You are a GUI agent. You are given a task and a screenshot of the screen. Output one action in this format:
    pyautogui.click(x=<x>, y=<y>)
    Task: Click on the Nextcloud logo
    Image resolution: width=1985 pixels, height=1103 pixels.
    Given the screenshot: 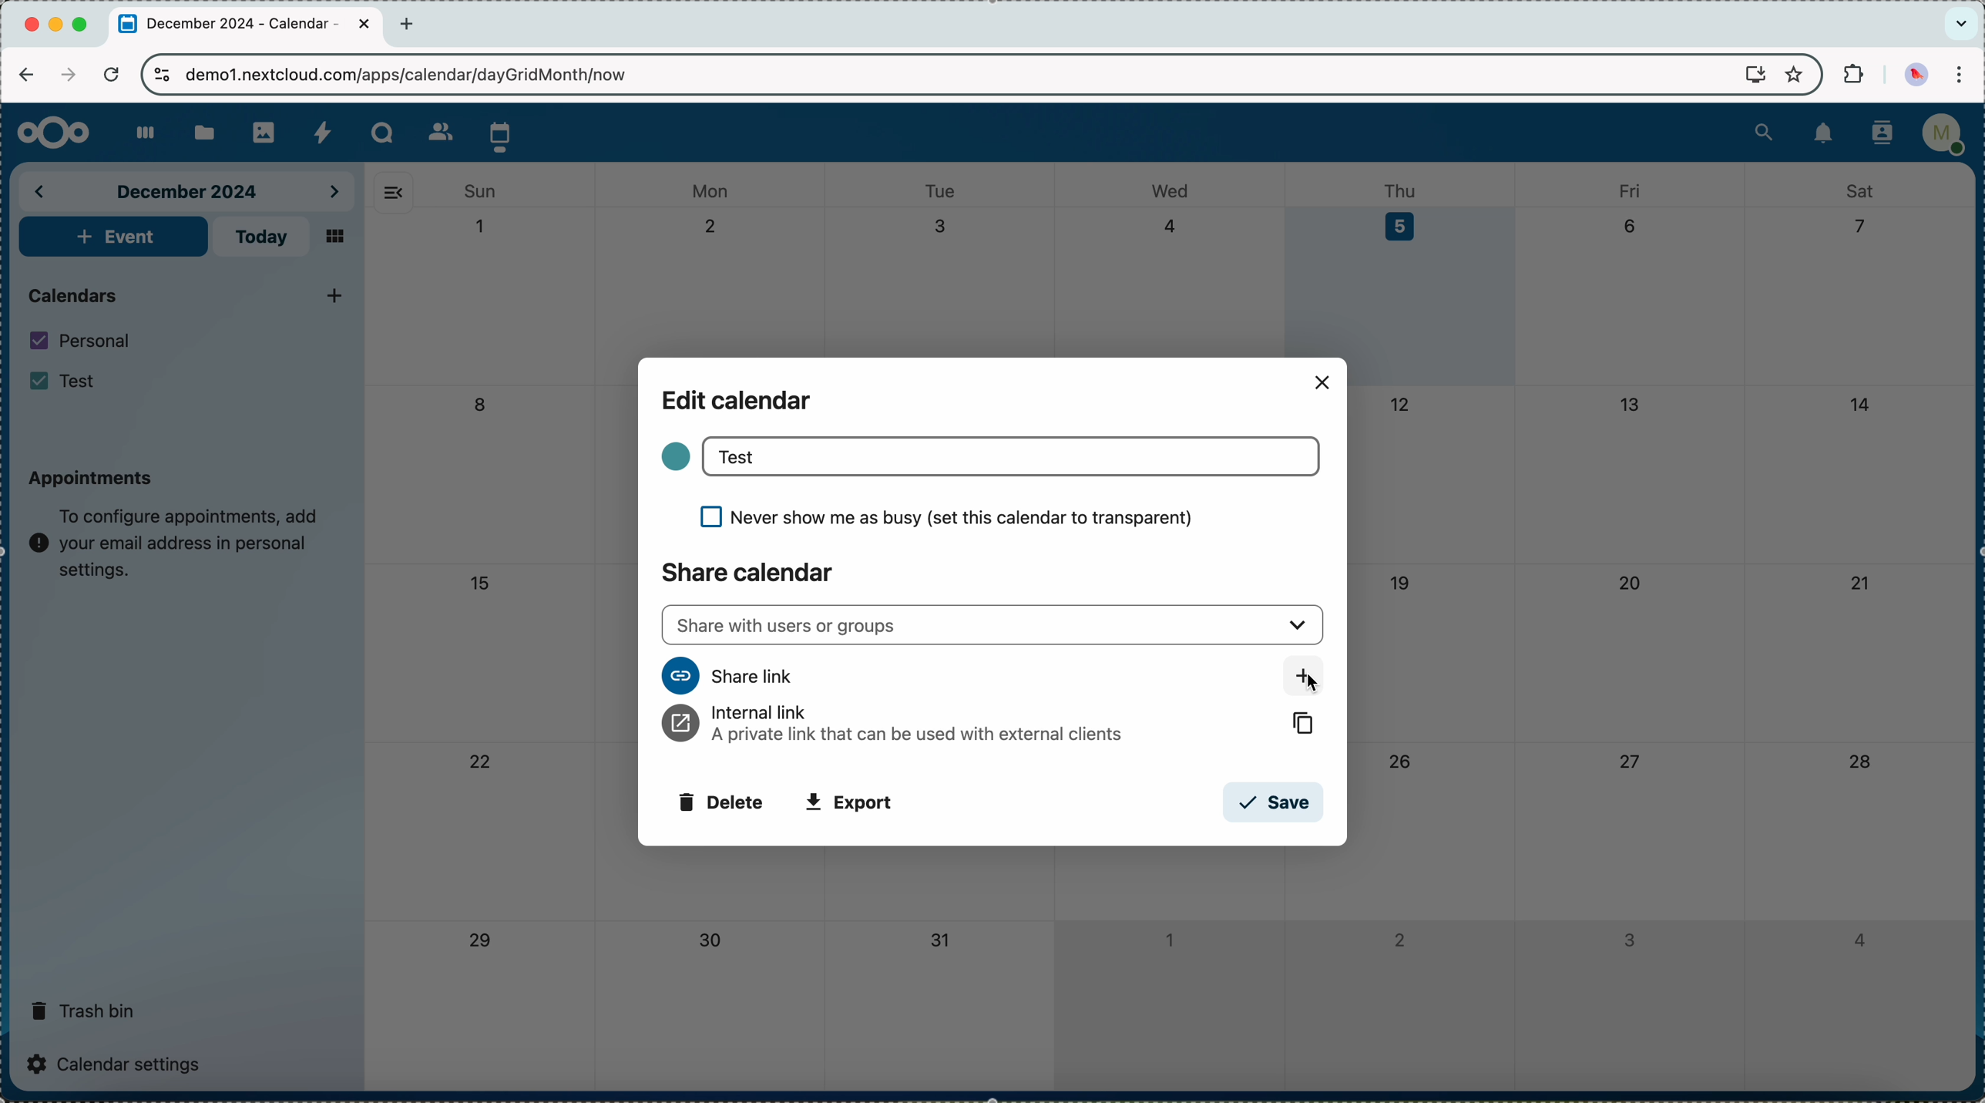 What is the action you would take?
    pyautogui.click(x=47, y=133)
    